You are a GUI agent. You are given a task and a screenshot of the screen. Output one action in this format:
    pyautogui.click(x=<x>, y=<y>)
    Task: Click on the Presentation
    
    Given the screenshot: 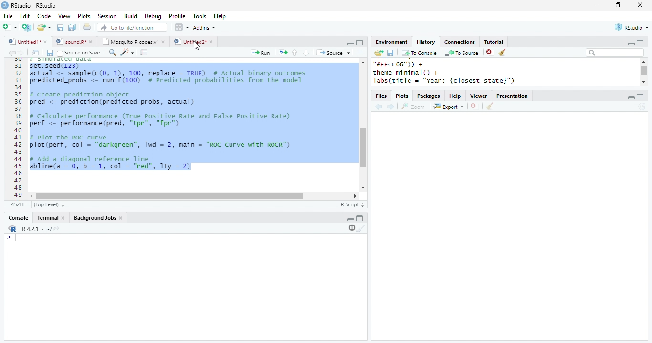 What is the action you would take?
    pyautogui.click(x=512, y=96)
    